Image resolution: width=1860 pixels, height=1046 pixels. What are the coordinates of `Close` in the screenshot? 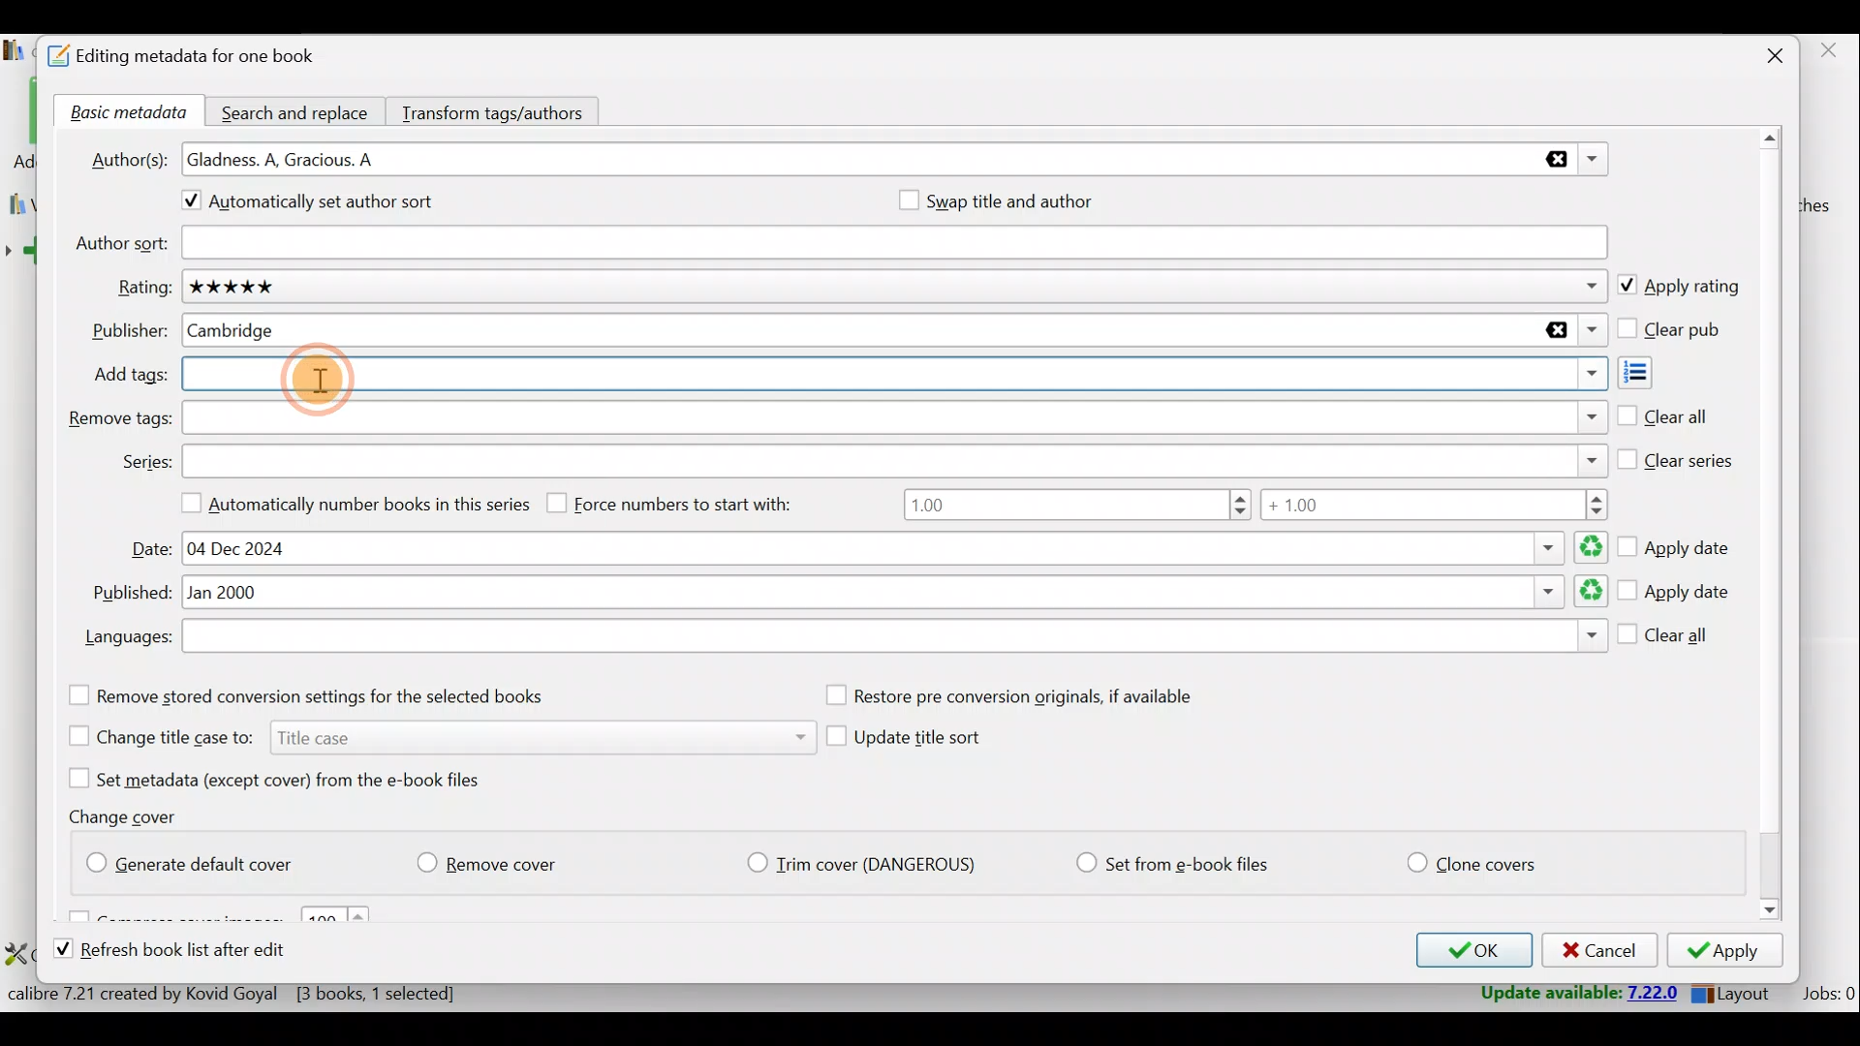 It's located at (1765, 58).